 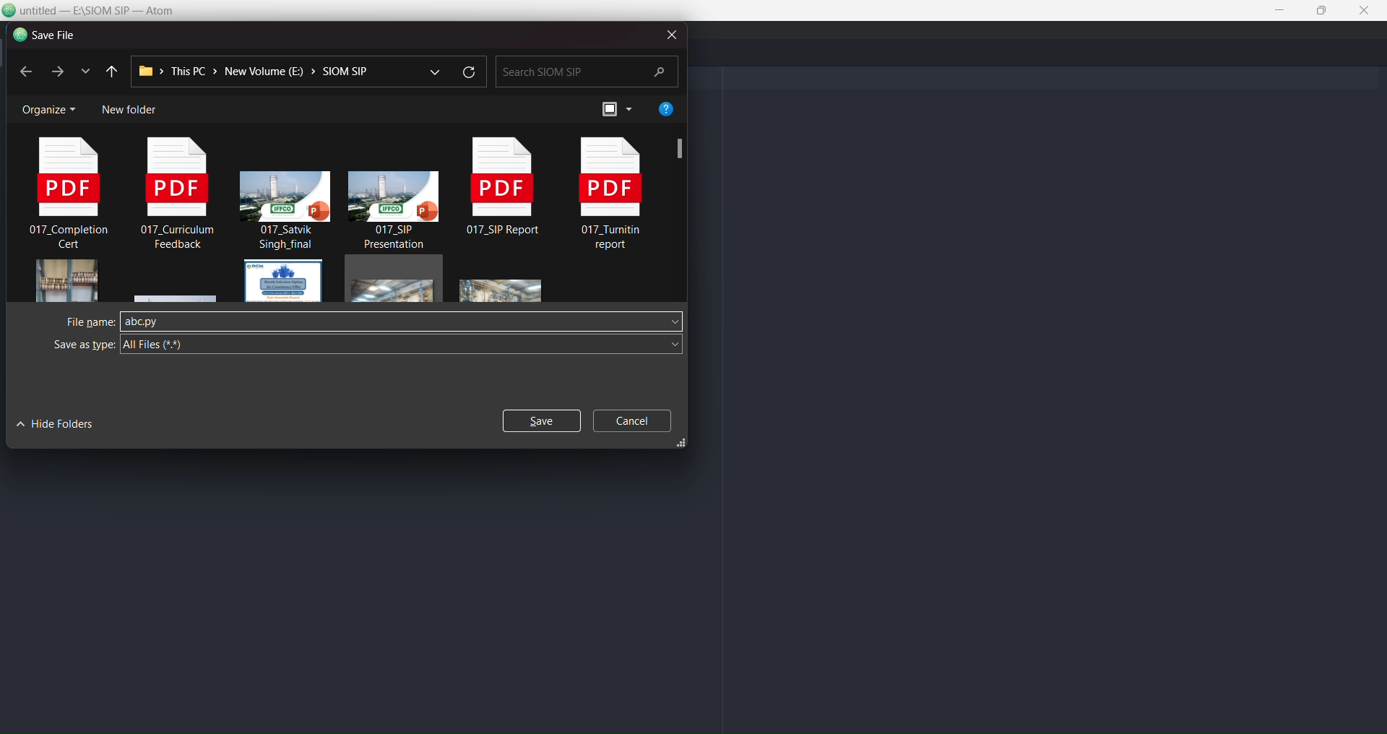 I want to click on list, so click(x=85, y=72).